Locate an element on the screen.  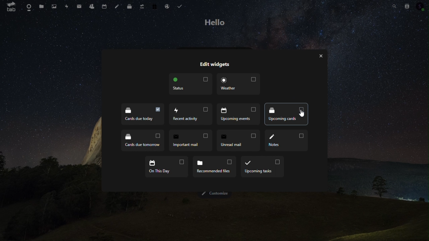
tab is located at coordinates (11, 7).